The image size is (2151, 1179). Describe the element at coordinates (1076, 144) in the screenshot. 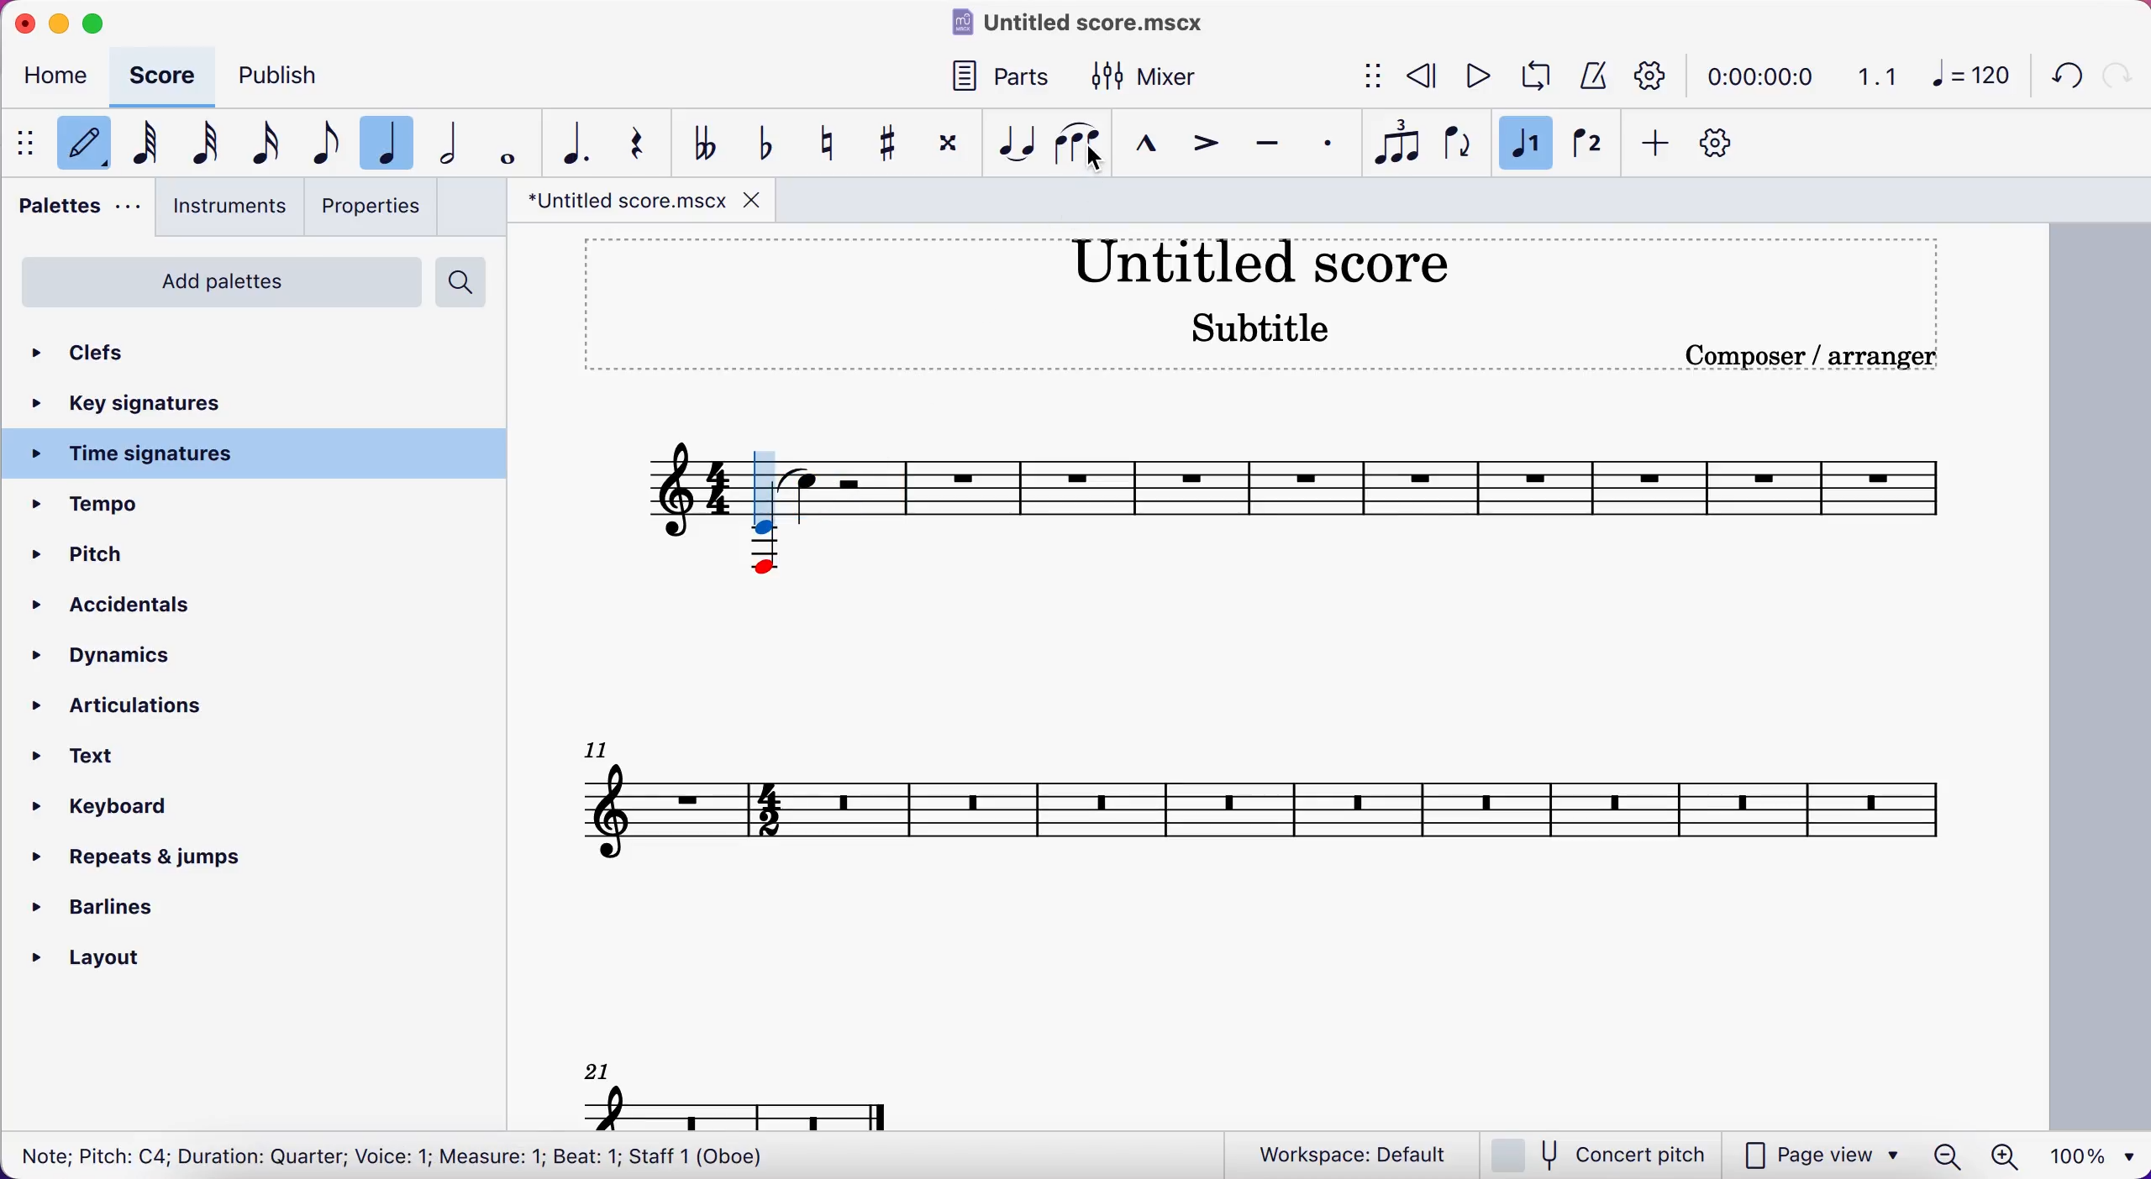

I see `slur` at that location.